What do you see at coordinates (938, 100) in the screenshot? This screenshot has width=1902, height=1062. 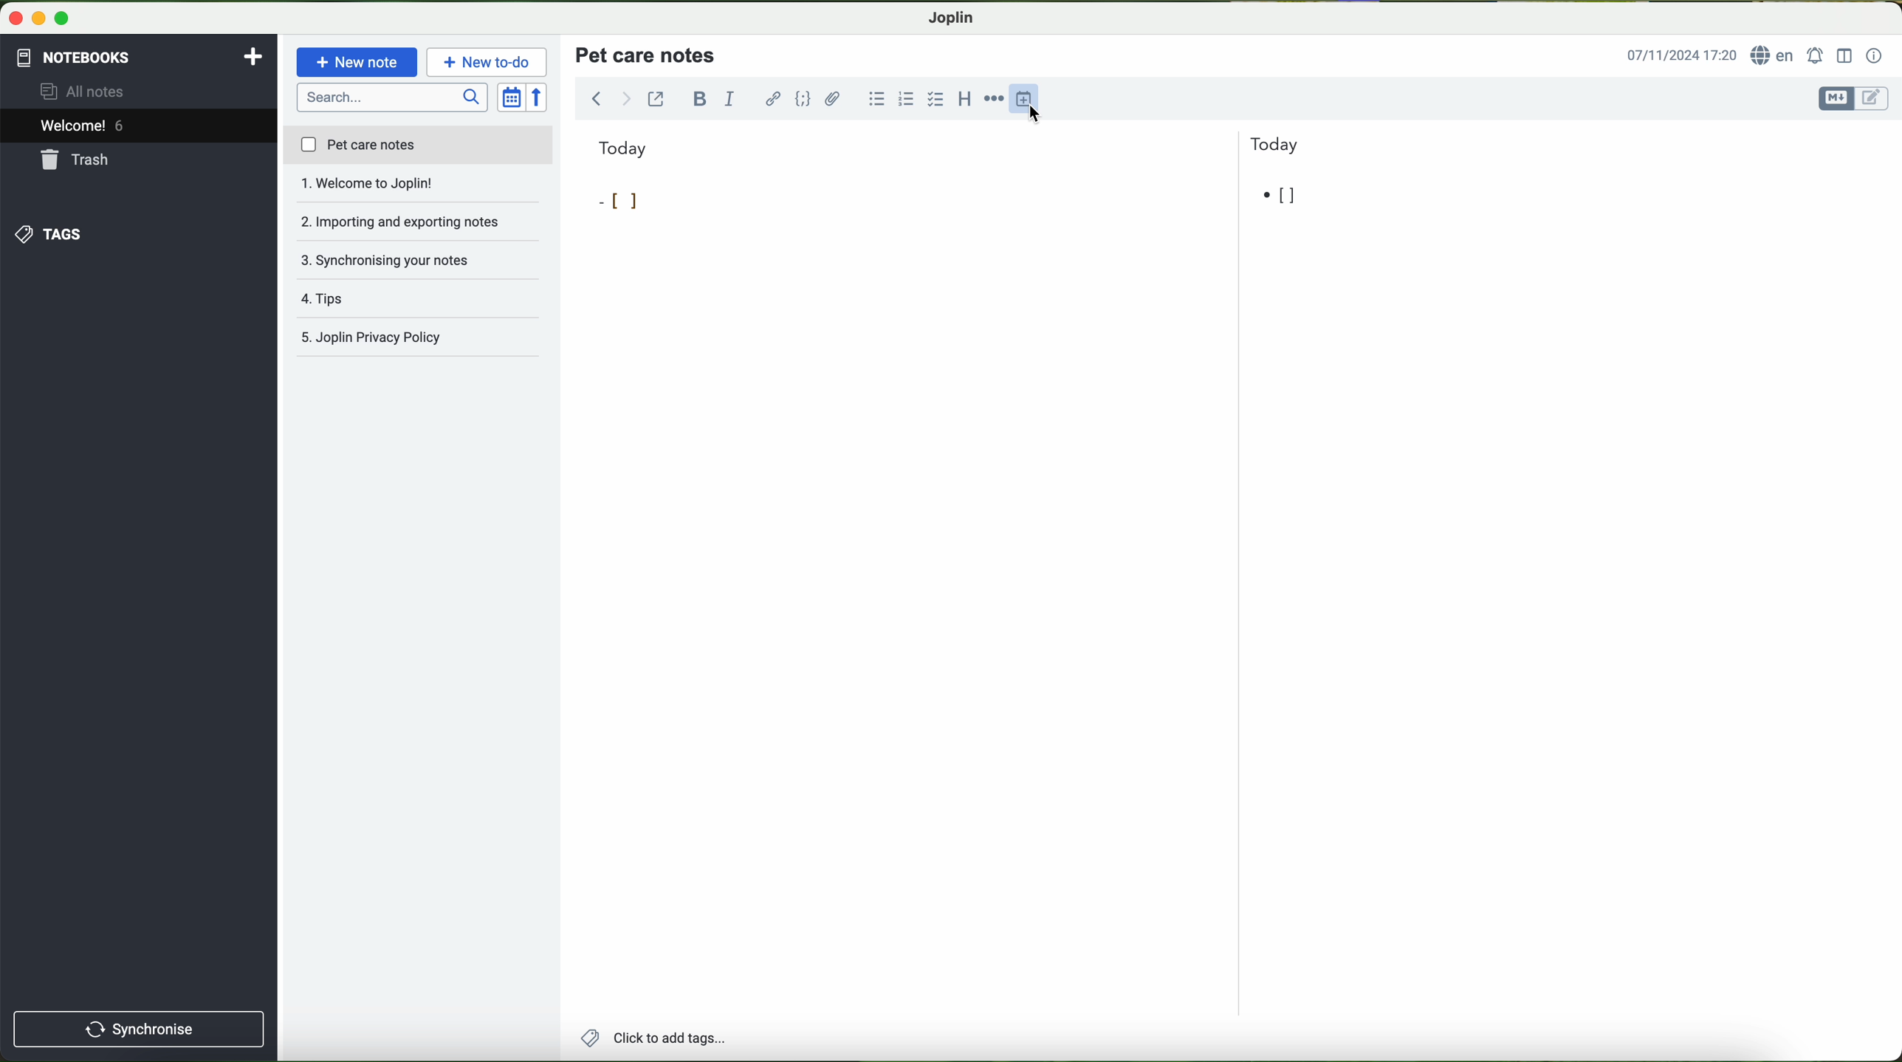 I see `cursor on checkbox option` at bounding box center [938, 100].